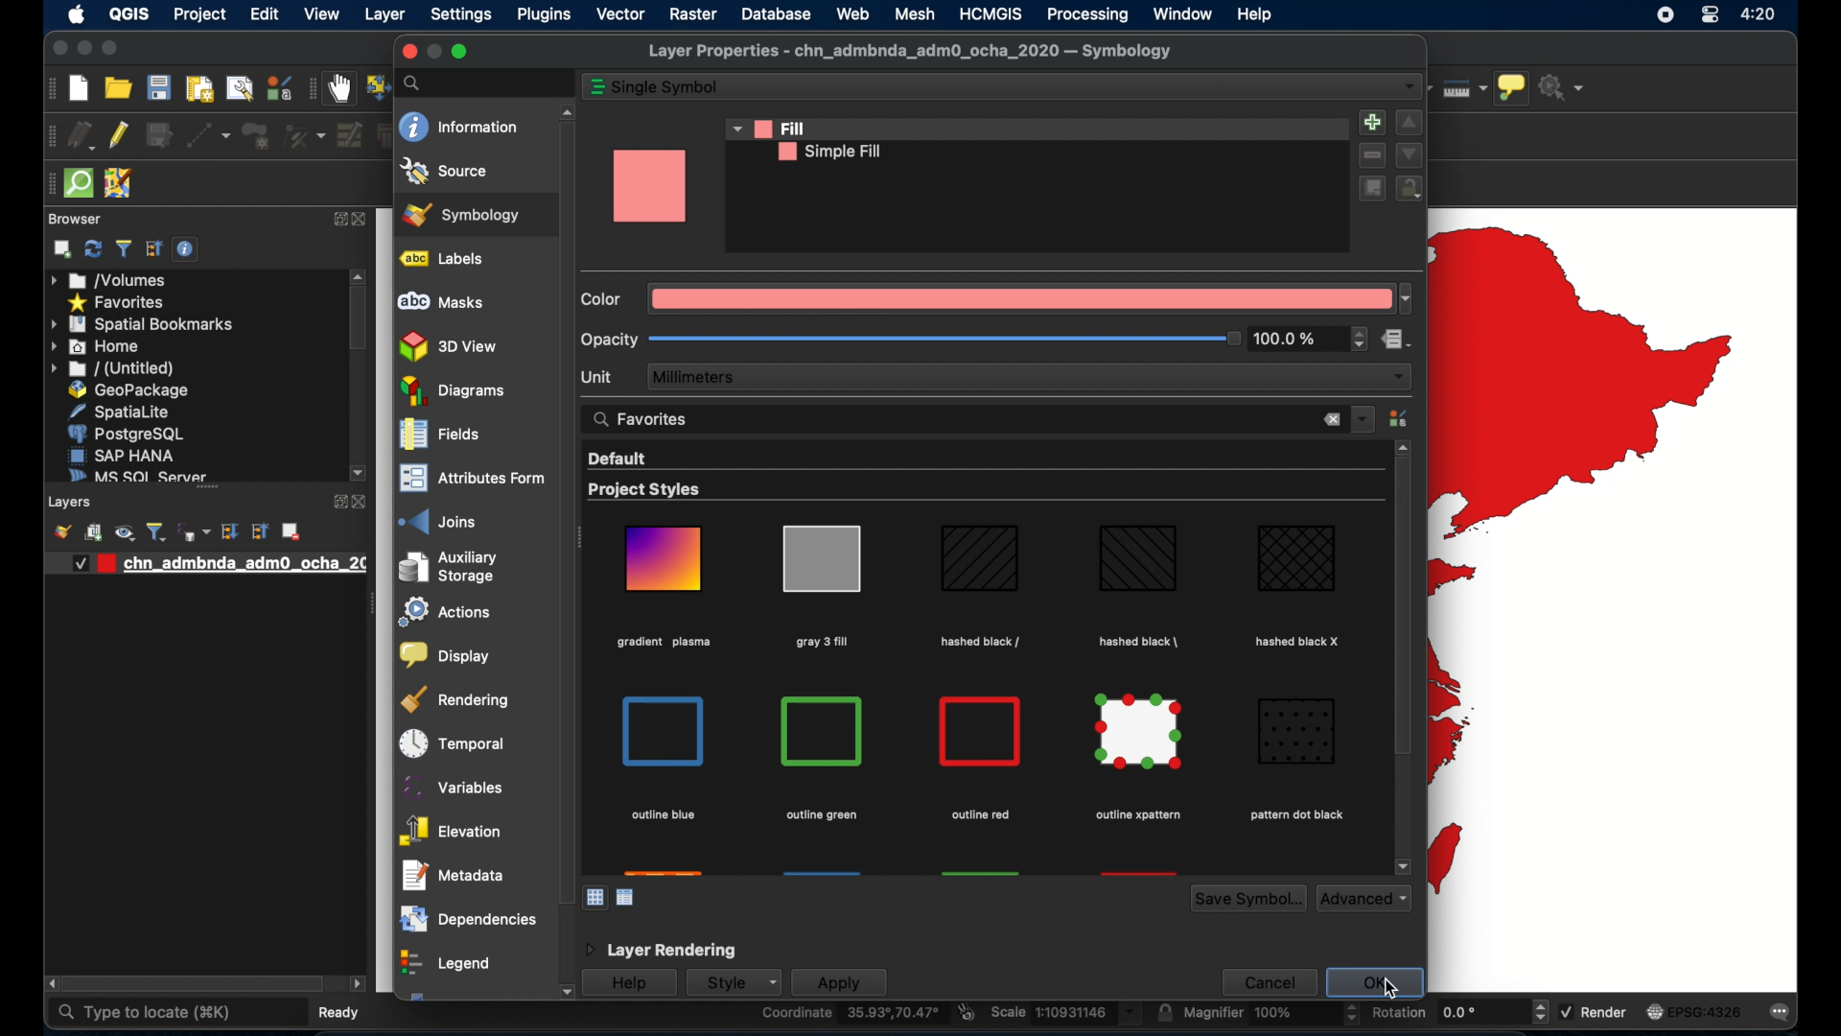 The image size is (1841, 1036). Describe the element at coordinates (764, 128) in the screenshot. I see `fill` at that location.